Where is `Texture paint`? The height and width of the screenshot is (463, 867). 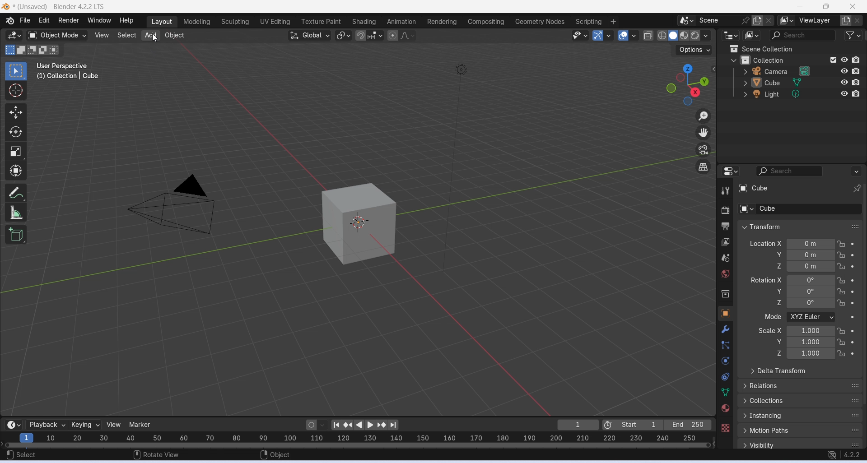 Texture paint is located at coordinates (321, 22).